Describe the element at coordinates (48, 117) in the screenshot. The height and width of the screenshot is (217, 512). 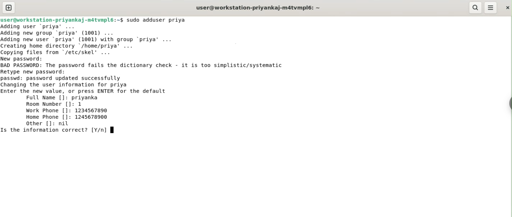
I see `home phone []:` at that location.